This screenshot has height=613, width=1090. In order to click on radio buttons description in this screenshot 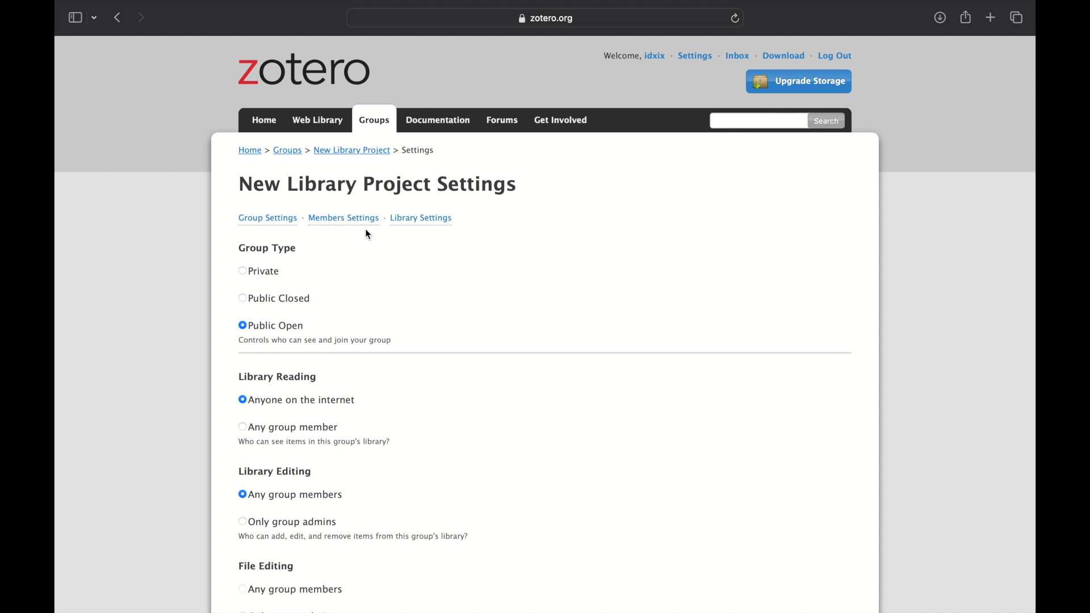, I will do `click(320, 442)`.